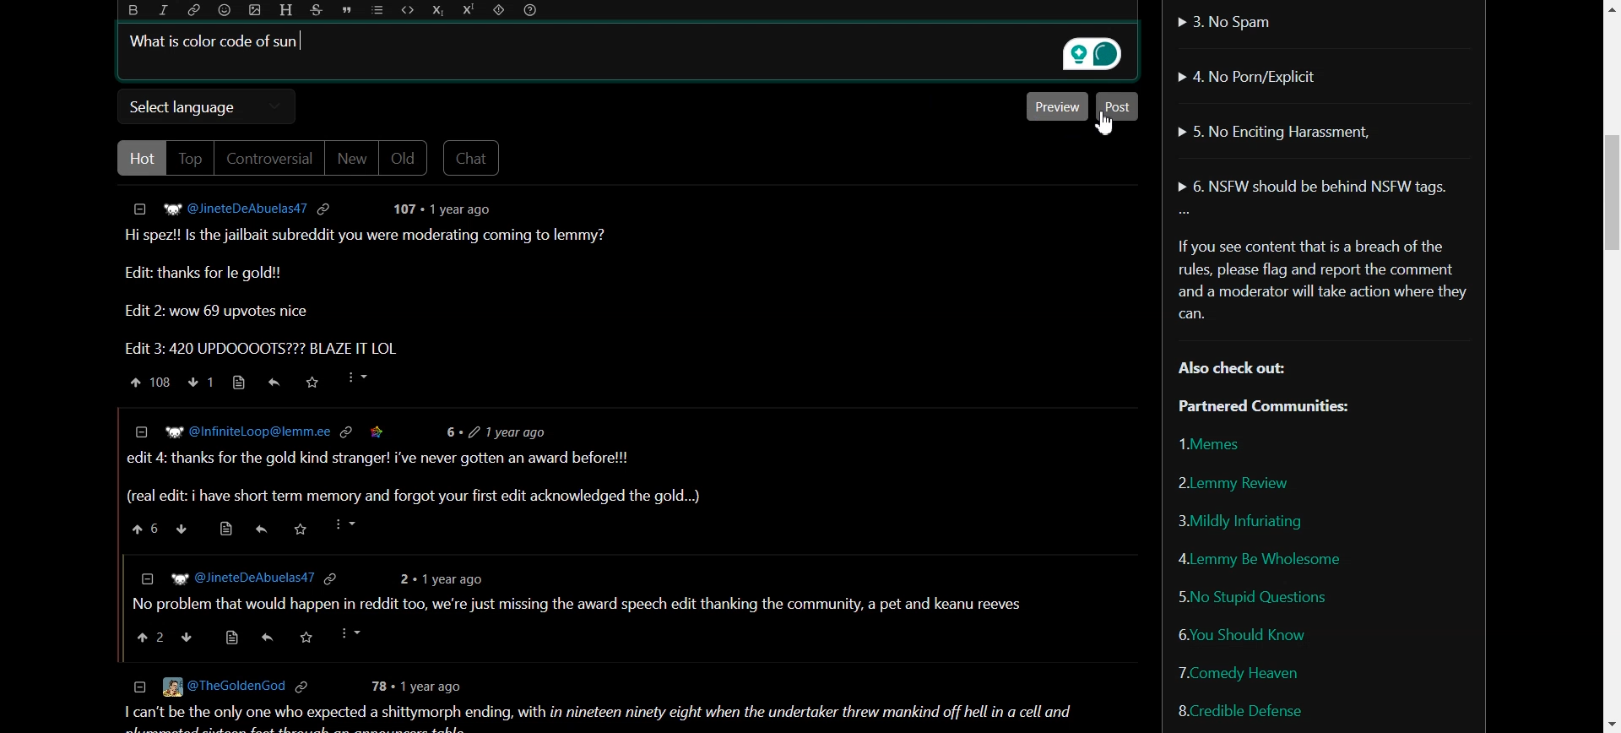 The height and width of the screenshot is (733, 1621). Describe the element at coordinates (285, 10) in the screenshot. I see `Header` at that location.